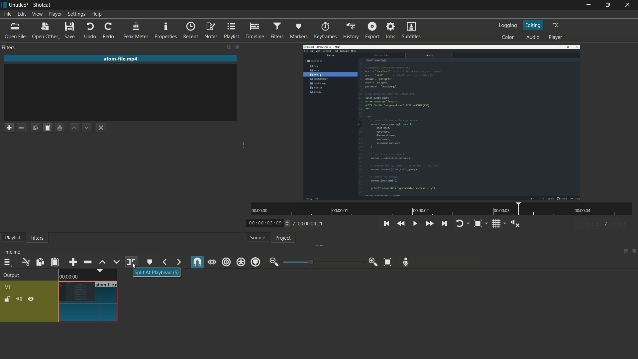 The height and width of the screenshot is (359, 638). I want to click on filters, so click(37, 238).